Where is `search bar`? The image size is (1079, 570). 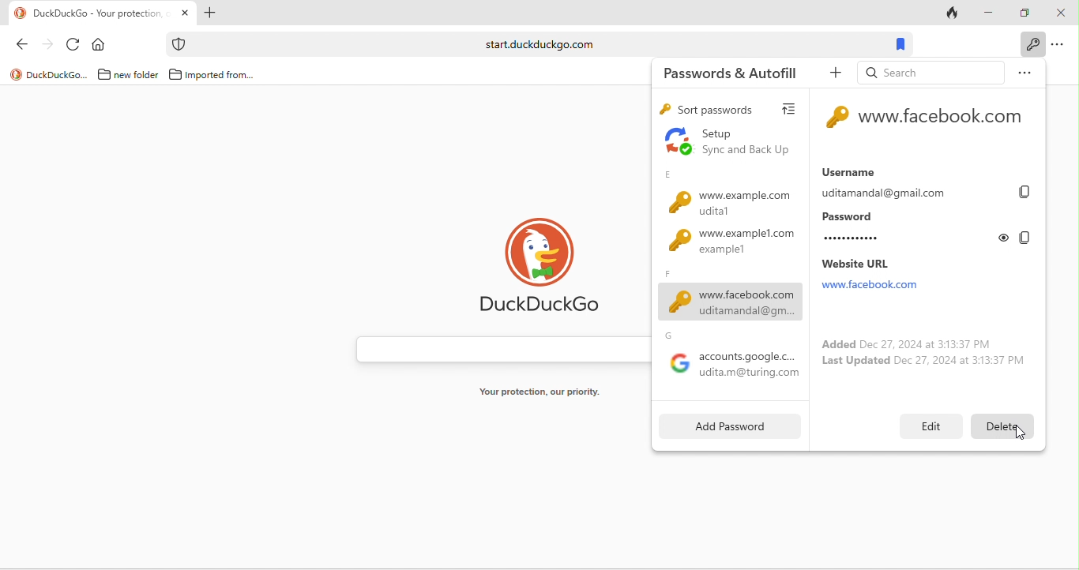 search bar is located at coordinates (498, 349).